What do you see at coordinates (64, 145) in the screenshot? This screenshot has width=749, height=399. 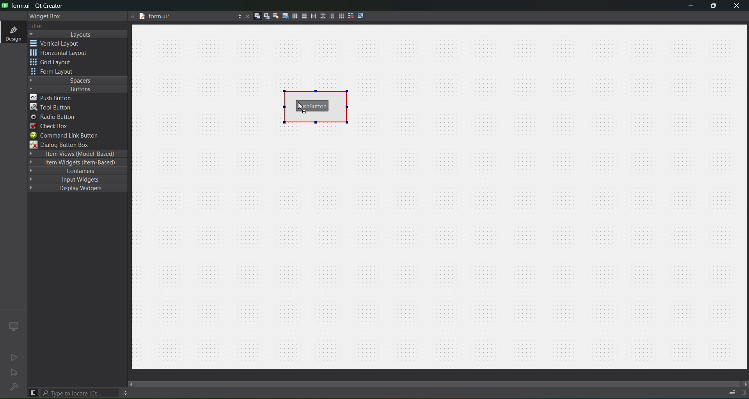 I see `dialog button box` at bounding box center [64, 145].